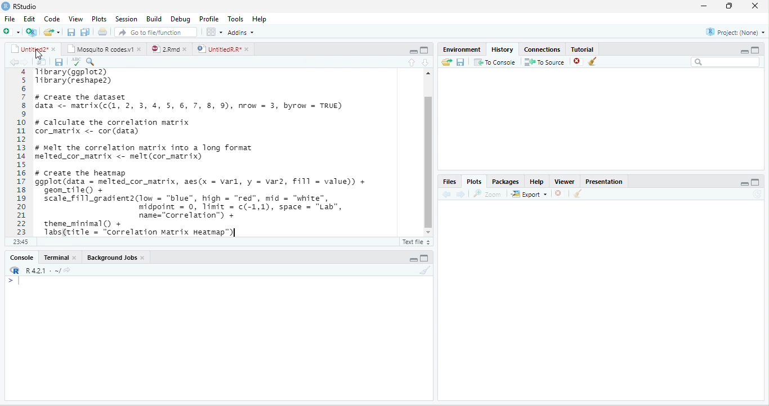 The width and height of the screenshot is (769, 406). I want to click on RStudio, so click(27, 7).